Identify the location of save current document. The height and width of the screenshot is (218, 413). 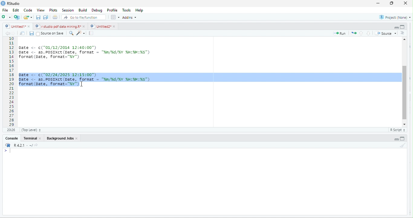
(38, 18).